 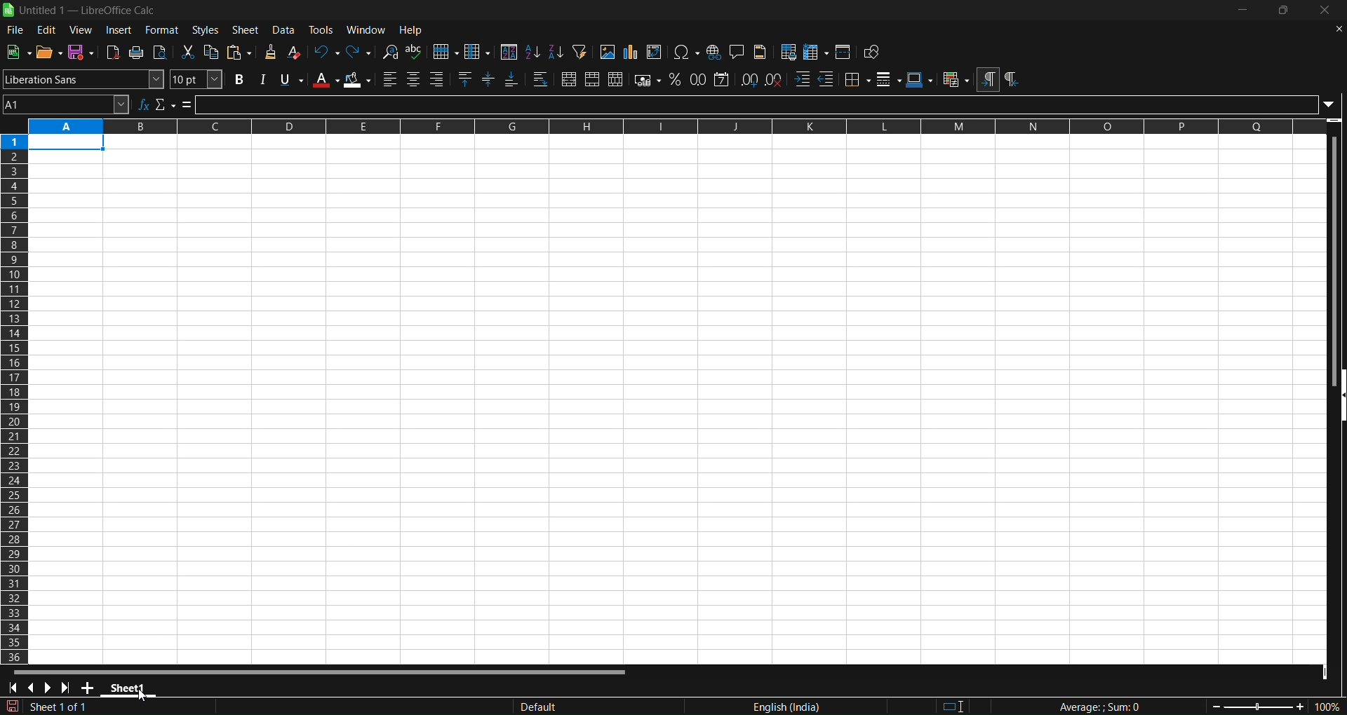 What do you see at coordinates (686, 53) in the screenshot?
I see `insert special characters` at bounding box center [686, 53].